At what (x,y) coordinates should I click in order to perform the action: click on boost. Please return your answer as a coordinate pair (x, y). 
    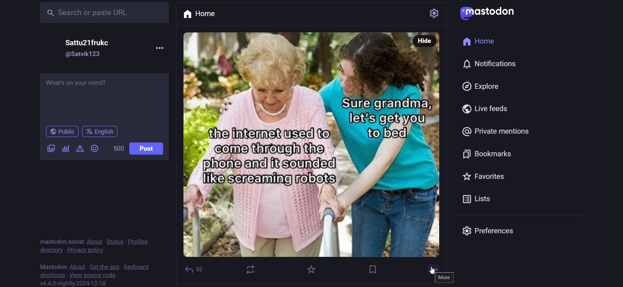
    Looking at the image, I should click on (251, 270).